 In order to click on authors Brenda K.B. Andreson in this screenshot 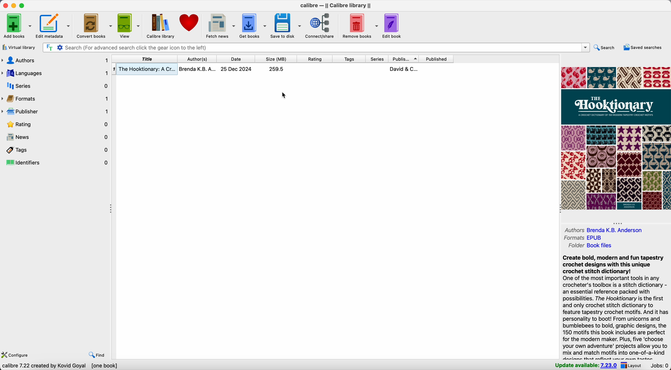, I will do `click(604, 230)`.